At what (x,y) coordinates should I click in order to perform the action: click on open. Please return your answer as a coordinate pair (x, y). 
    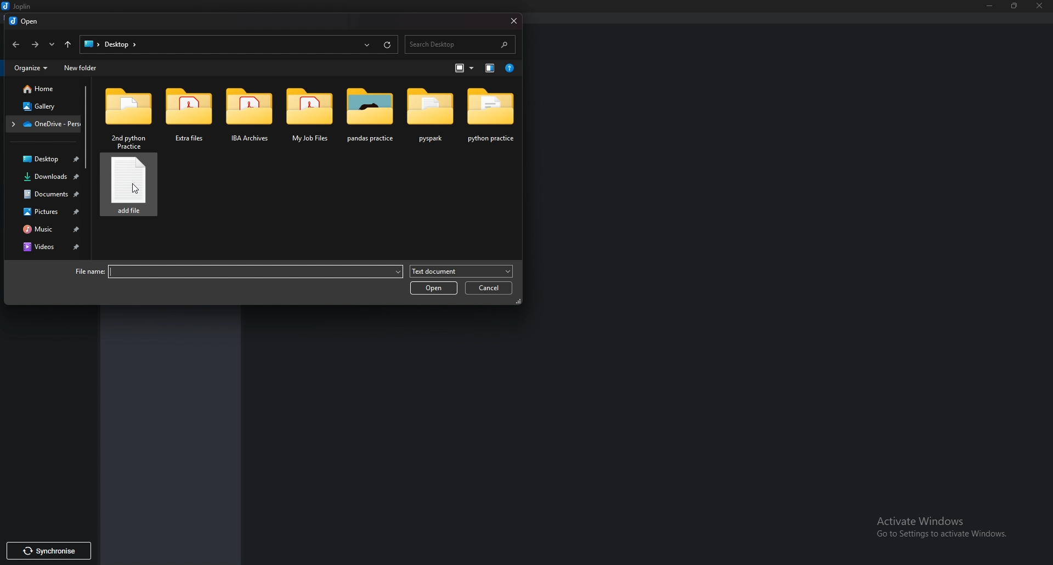
    Looking at the image, I should click on (433, 288).